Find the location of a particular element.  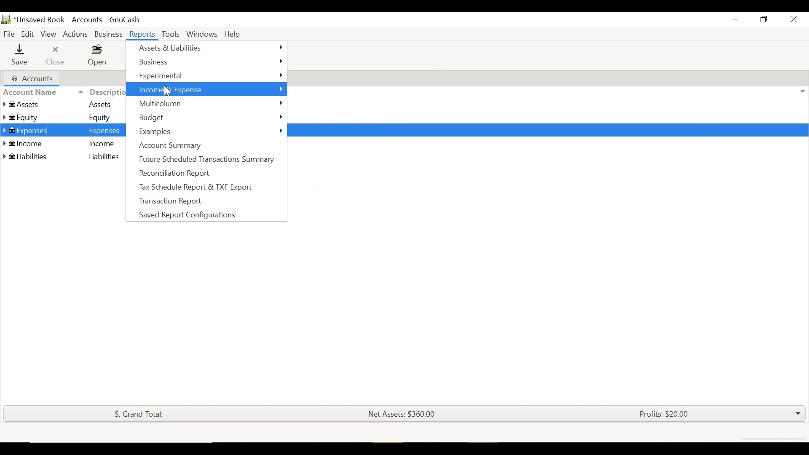

Actions is located at coordinates (75, 32).